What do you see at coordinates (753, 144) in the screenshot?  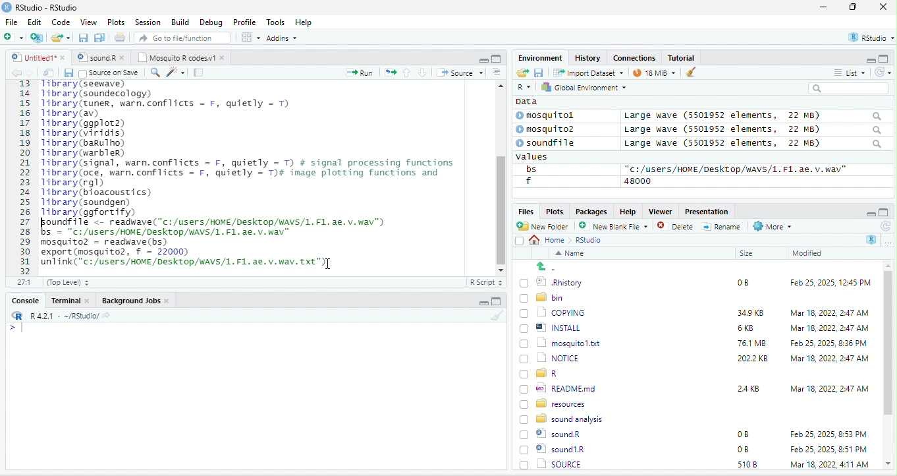 I see `Large wave (5501952 elements, 22 MB)` at bounding box center [753, 144].